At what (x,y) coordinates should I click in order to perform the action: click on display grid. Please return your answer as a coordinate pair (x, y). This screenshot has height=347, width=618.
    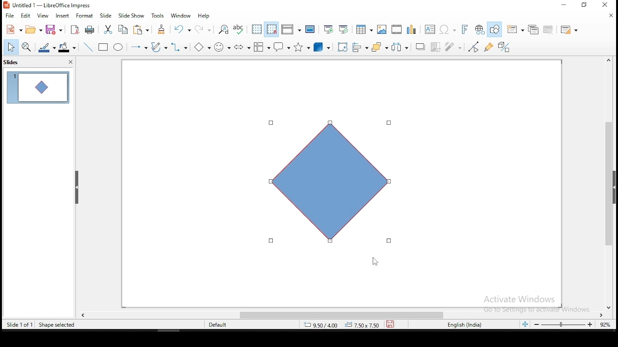
    Looking at the image, I should click on (257, 29).